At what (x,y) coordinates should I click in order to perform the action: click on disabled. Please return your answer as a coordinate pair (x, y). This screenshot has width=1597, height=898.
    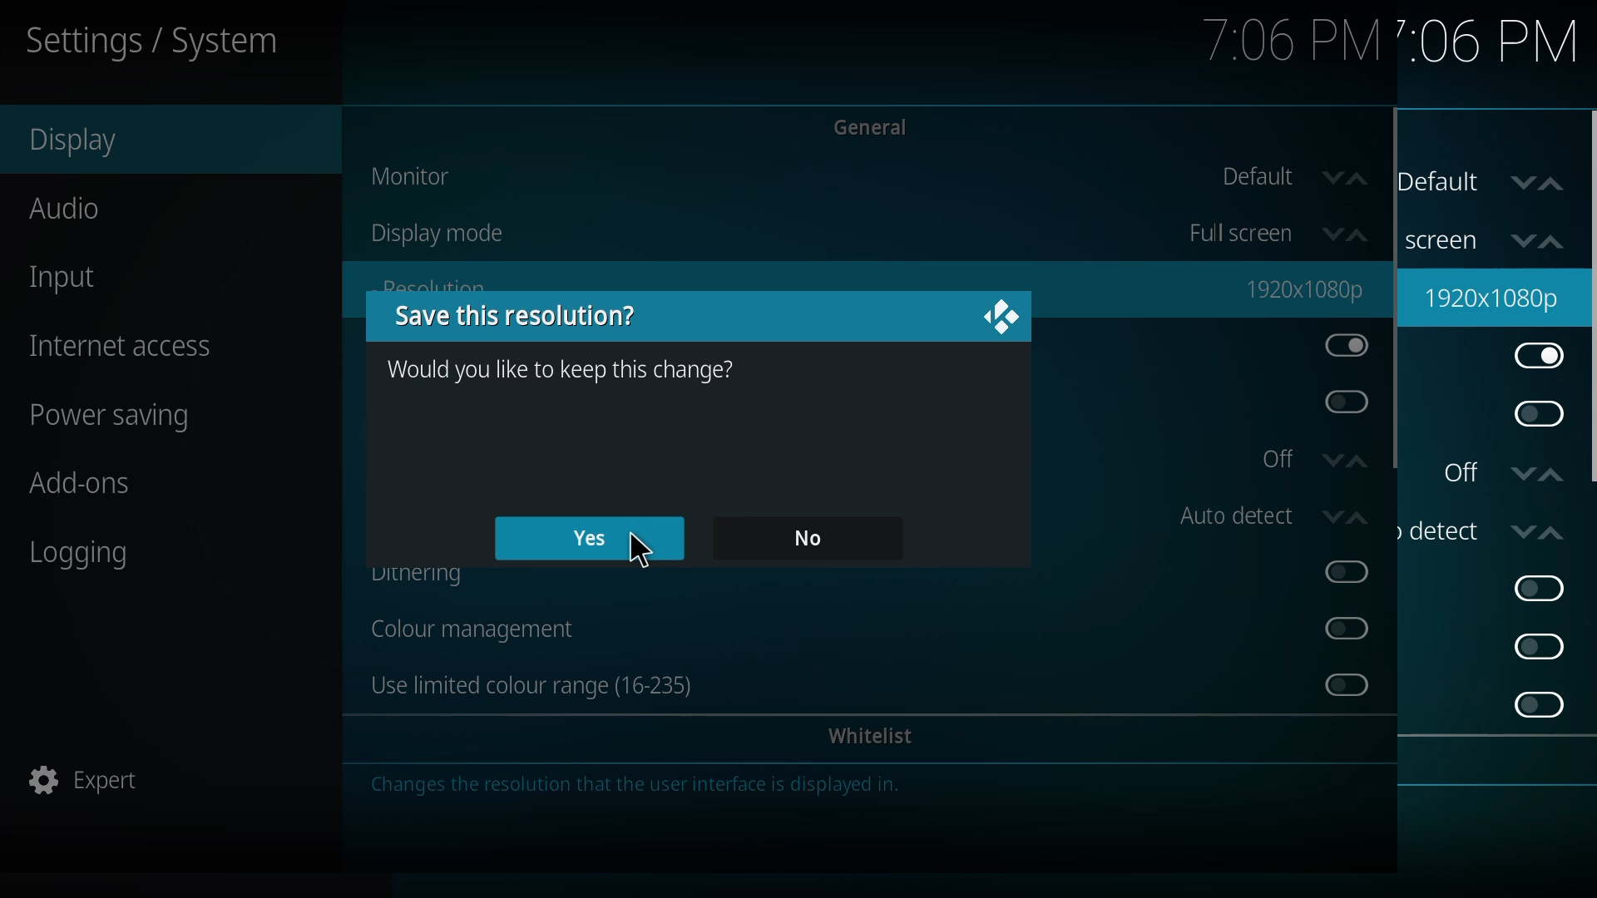
    Looking at the image, I should click on (1350, 404).